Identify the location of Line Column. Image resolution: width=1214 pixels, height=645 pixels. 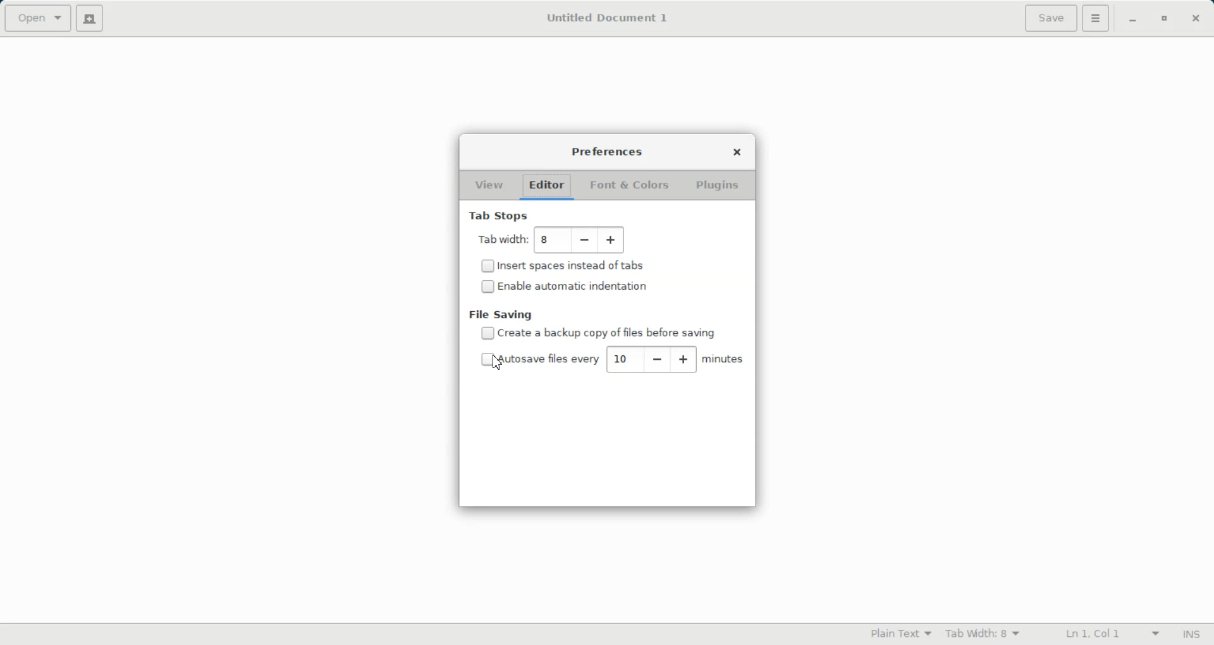
(1109, 635).